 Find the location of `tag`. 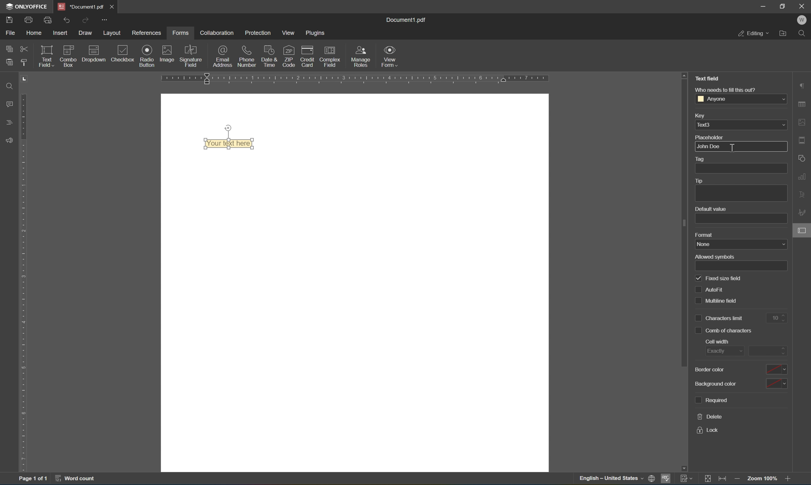

tag is located at coordinates (705, 159).